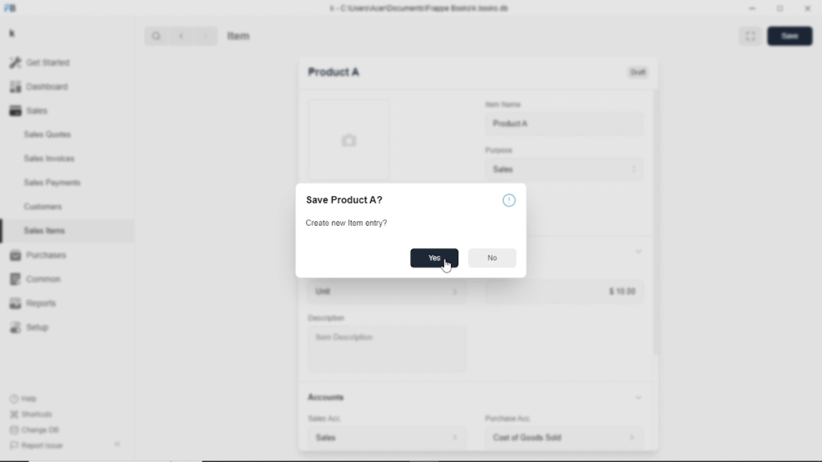 Image resolution: width=822 pixels, height=462 pixels. Describe the element at coordinates (38, 255) in the screenshot. I see `Purchases` at that location.